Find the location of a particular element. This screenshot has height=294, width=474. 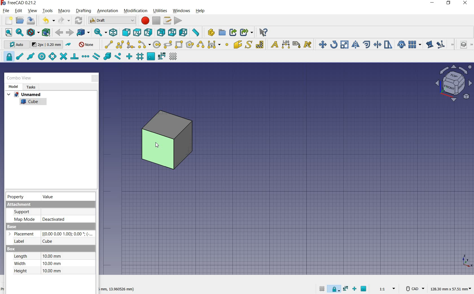

stretch is located at coordinates (388, 45).